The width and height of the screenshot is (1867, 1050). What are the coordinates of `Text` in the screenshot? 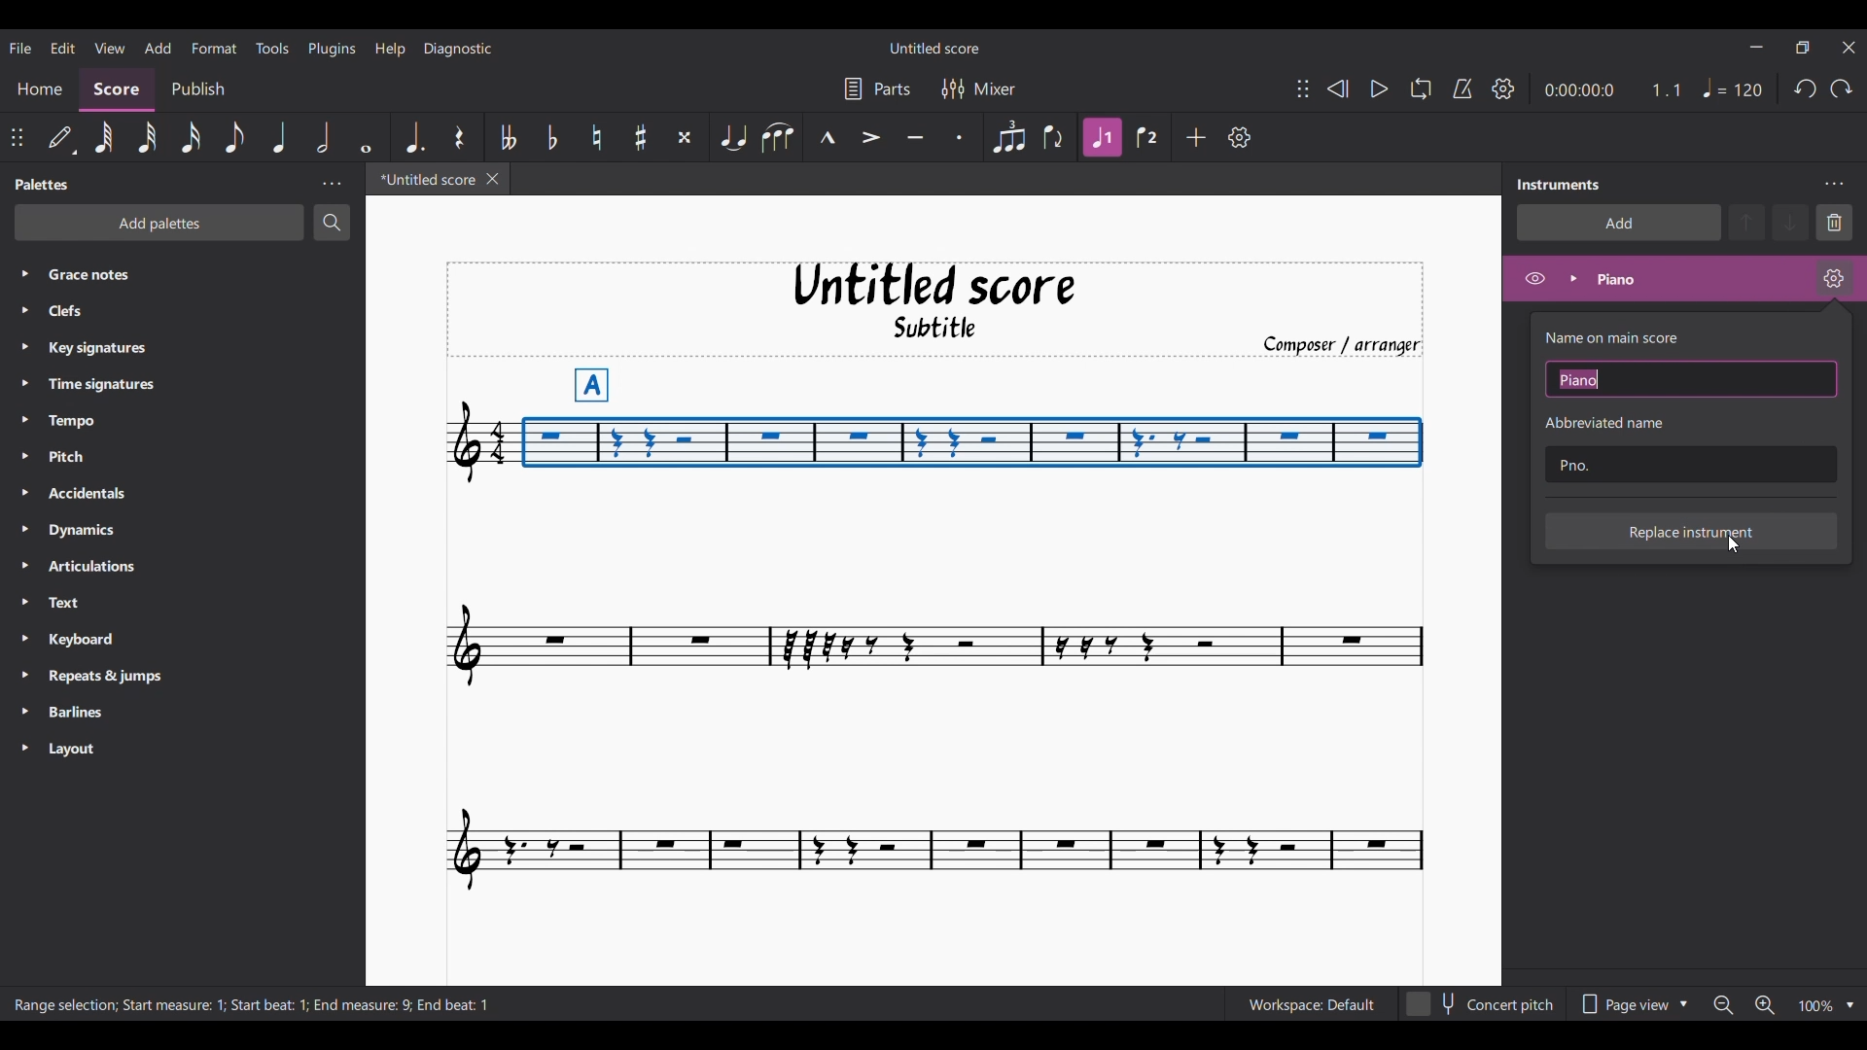 It's located at (102, 604).